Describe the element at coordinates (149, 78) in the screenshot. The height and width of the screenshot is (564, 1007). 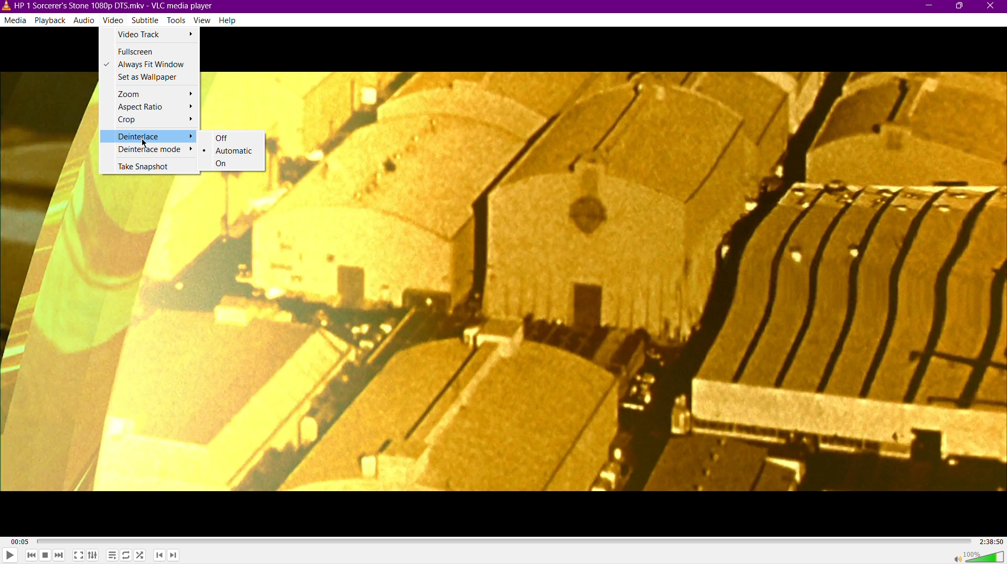
I see `Set as Wallpaper` at that location.